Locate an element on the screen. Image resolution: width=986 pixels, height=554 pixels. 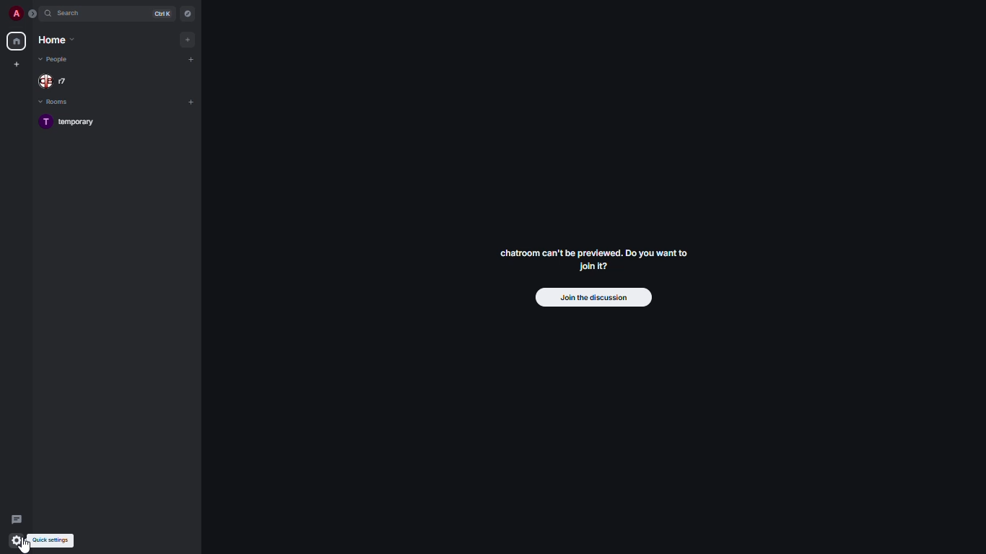
home is located at coordinates (58, 40).